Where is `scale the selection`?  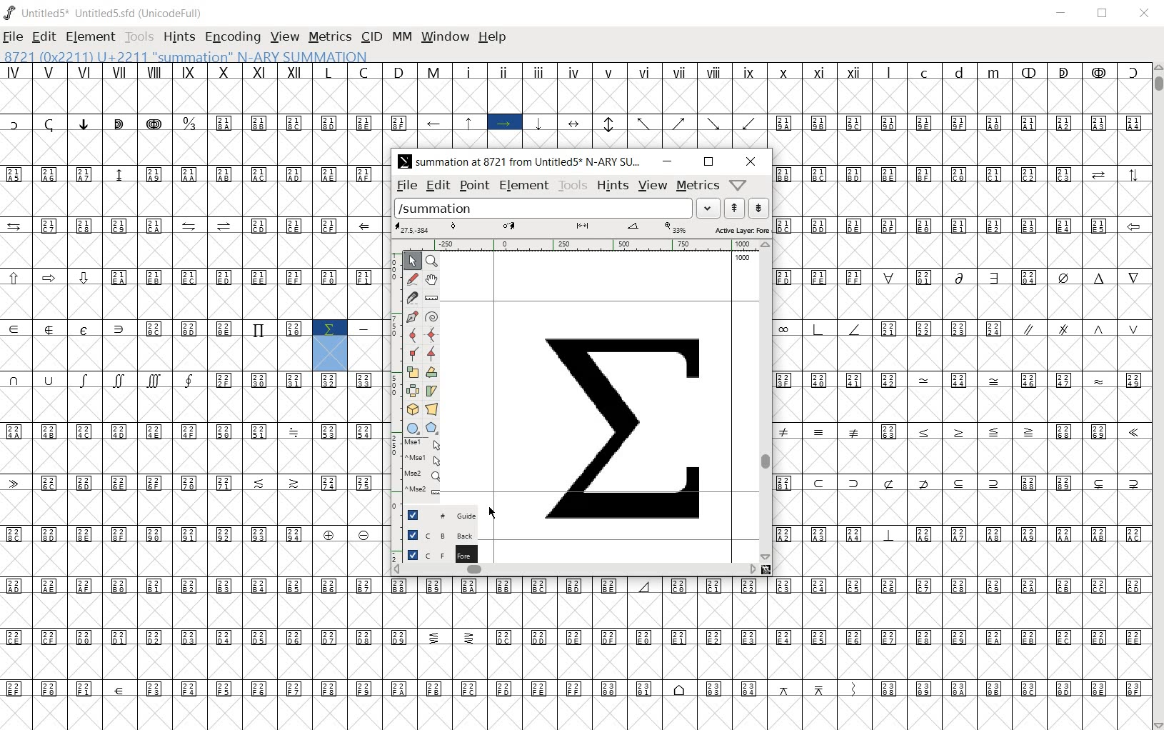
scale the selection is located at coordinates (413, 372).